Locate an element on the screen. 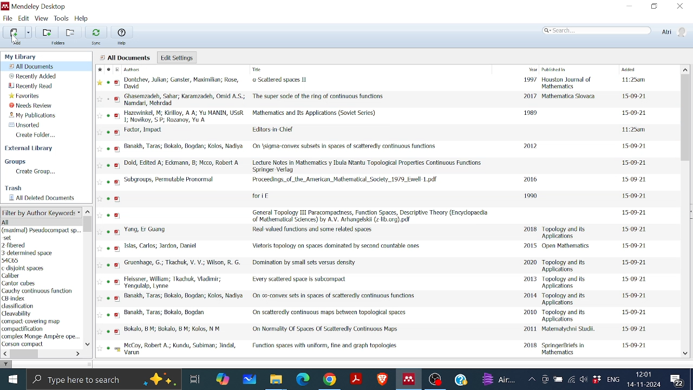 Image resolution: width=693 pixels, height=390 pixels. Folders is located at coordinates (57, 43).